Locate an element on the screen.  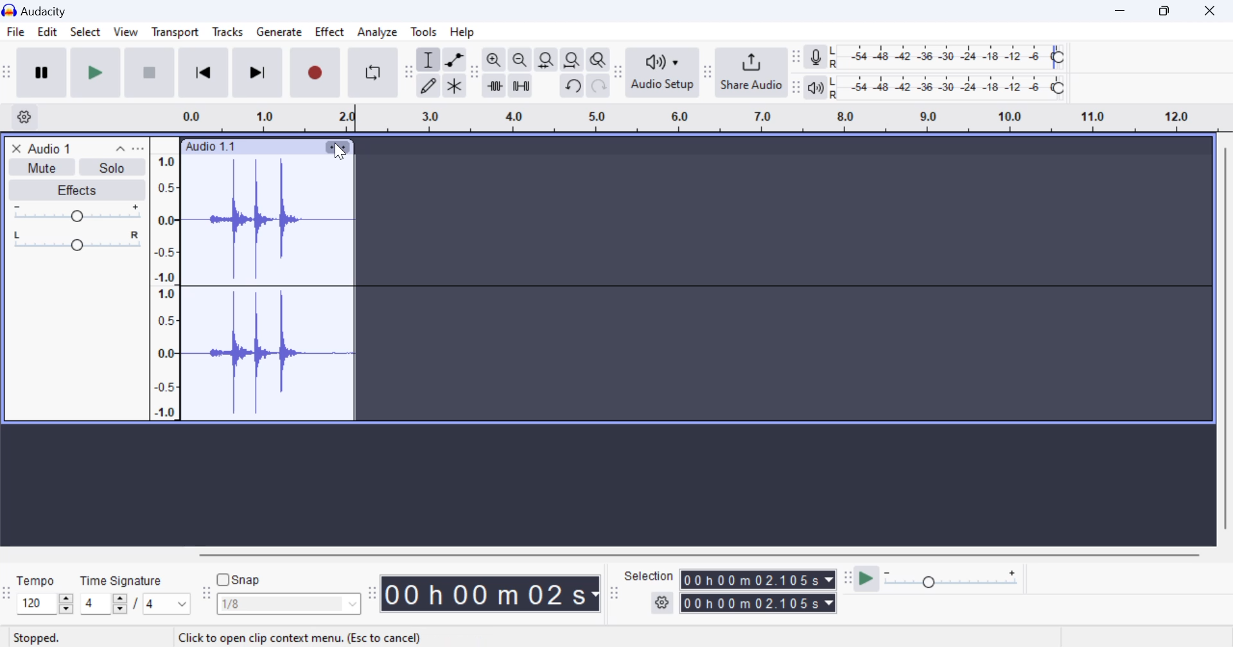
Play is located at coordinates (96, 72).